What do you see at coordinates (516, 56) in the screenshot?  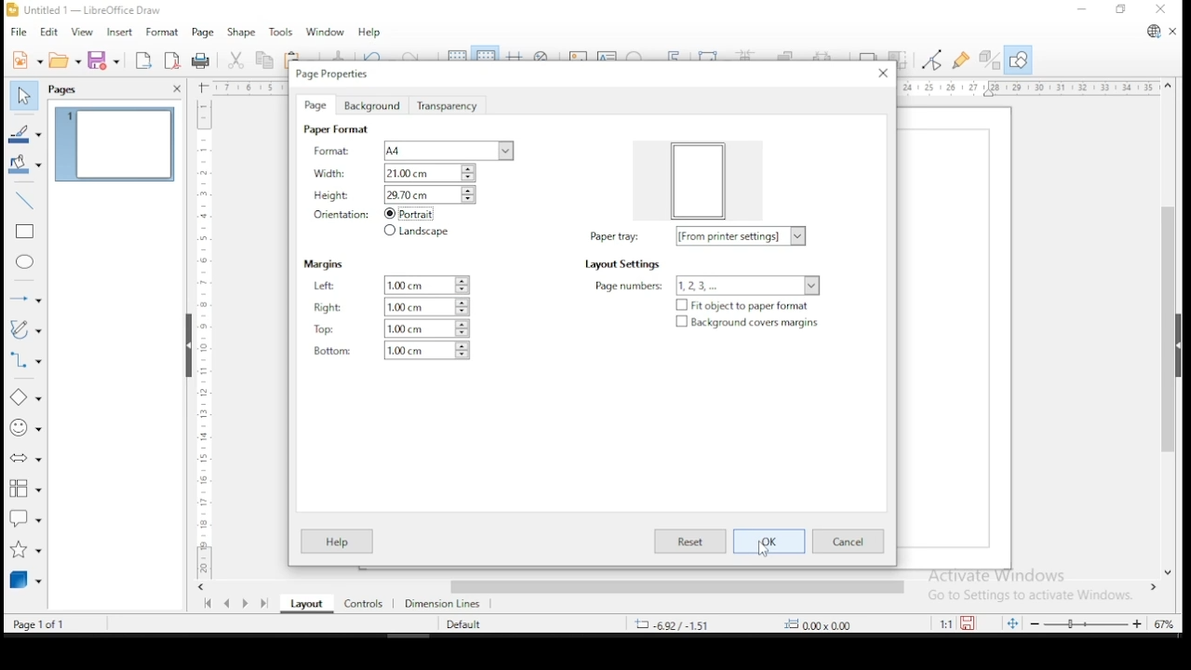 I see `show helplines when moving` at bounding box center [516, 56].